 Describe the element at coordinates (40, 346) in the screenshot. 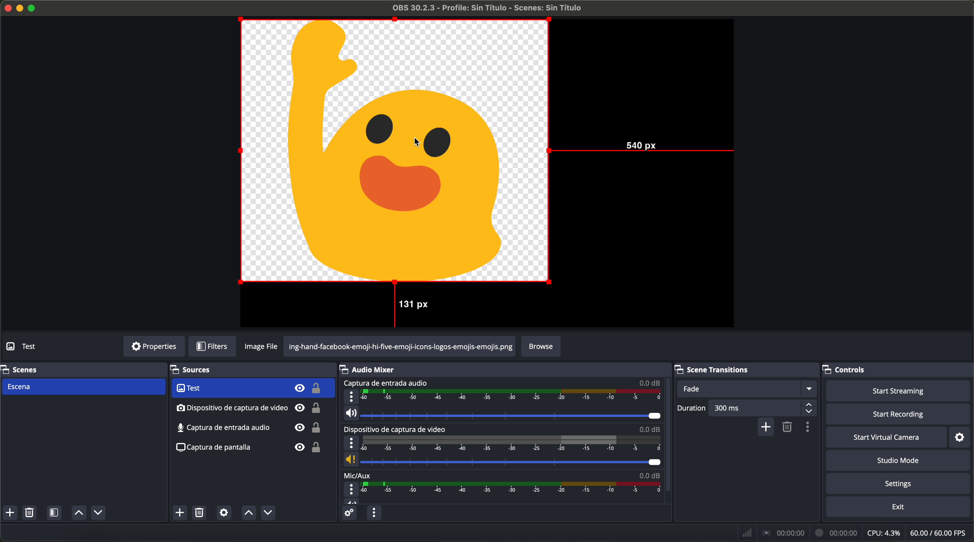

I see `no source selected` at that location.